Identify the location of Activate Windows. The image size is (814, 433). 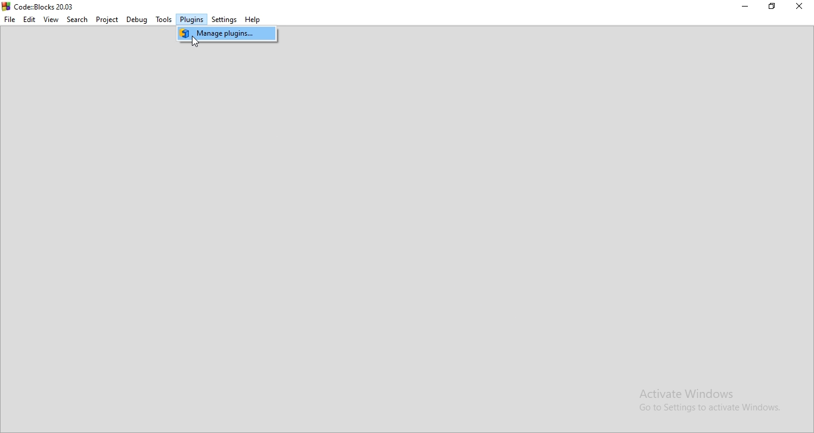
(704, 392).